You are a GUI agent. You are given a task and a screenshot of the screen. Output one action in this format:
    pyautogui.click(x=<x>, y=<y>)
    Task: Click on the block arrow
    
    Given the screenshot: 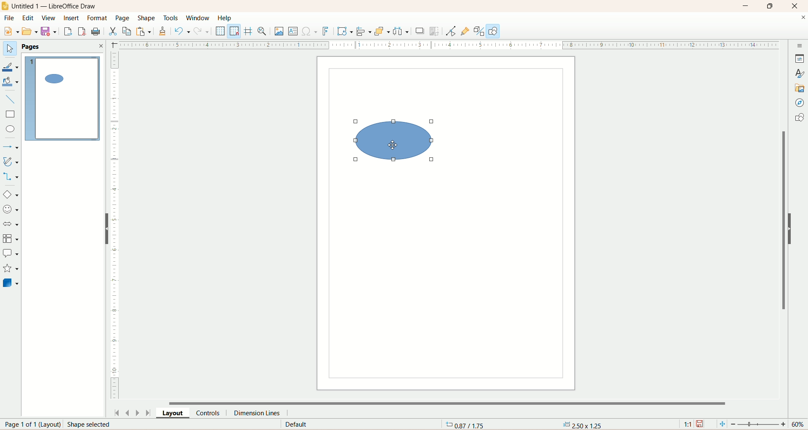 What is the action you would take?
    pyautogui.click(x=10, y=225)
    